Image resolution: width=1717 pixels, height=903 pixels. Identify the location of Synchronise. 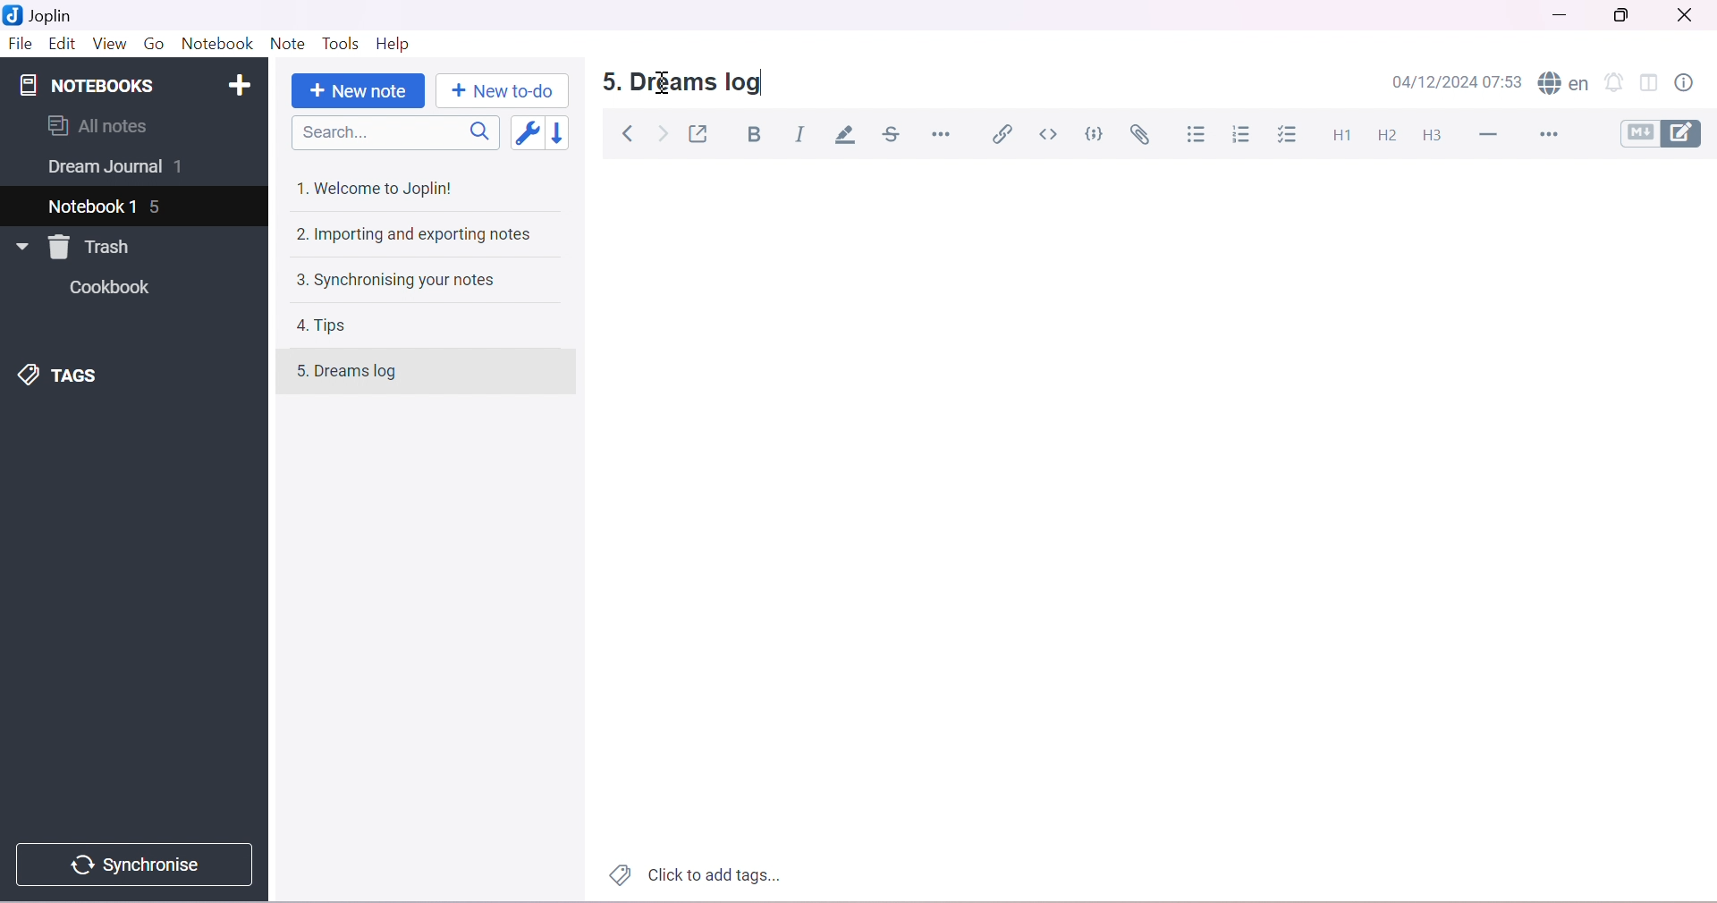
(140, 865).